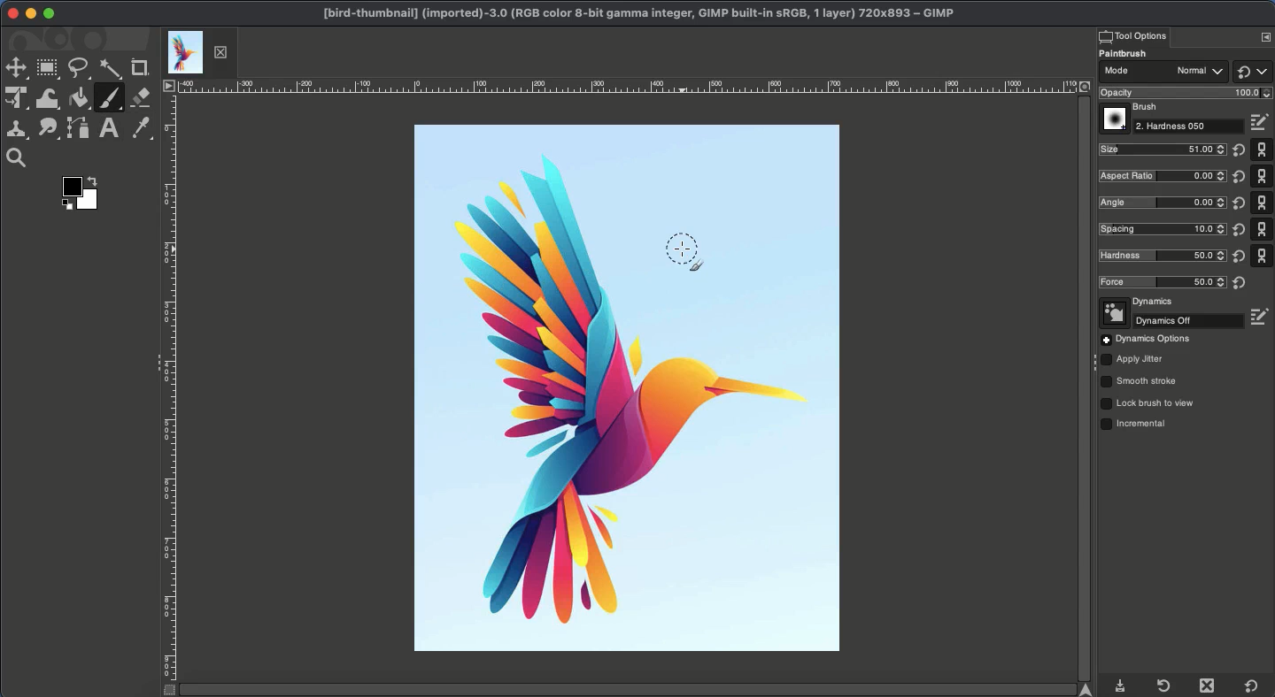 This screenshot has width=1275, height=697. What do you see at coordinates (1172, 321) in the screenshot?
I see `Off` at bounding box center [1172, 321].